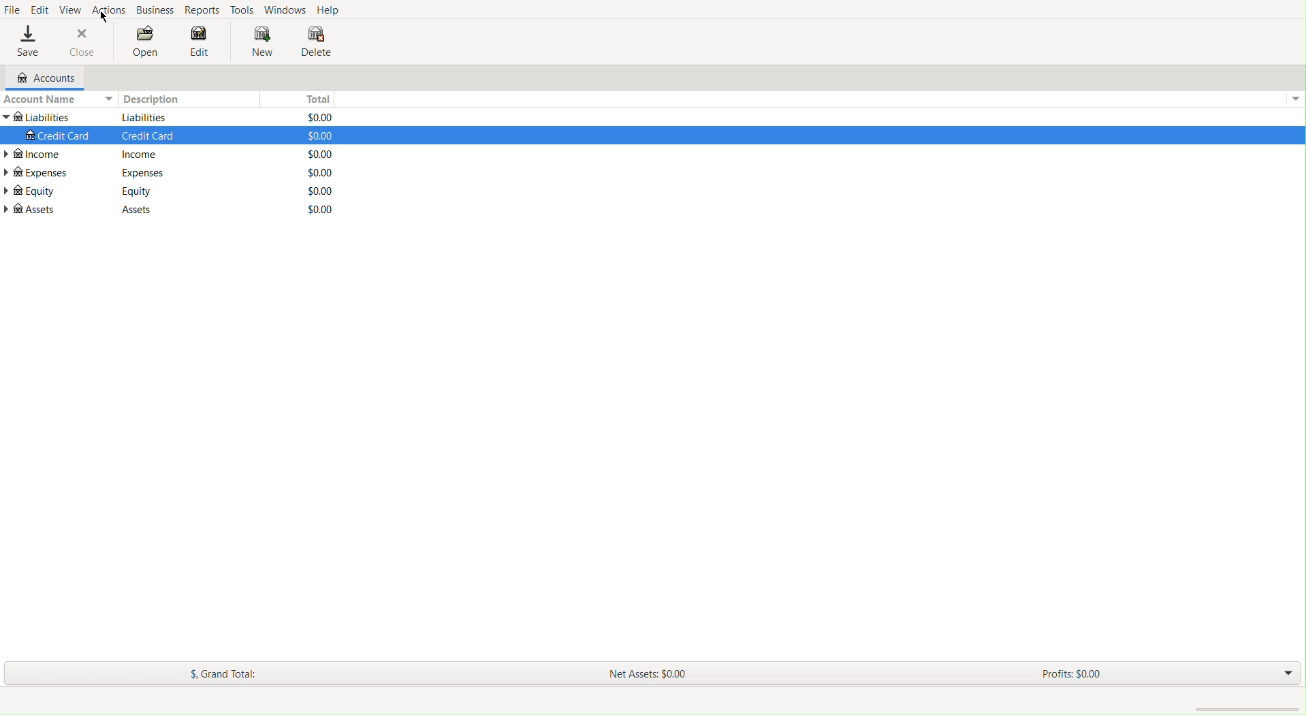  I want to click on Edit, so click(204, 41).